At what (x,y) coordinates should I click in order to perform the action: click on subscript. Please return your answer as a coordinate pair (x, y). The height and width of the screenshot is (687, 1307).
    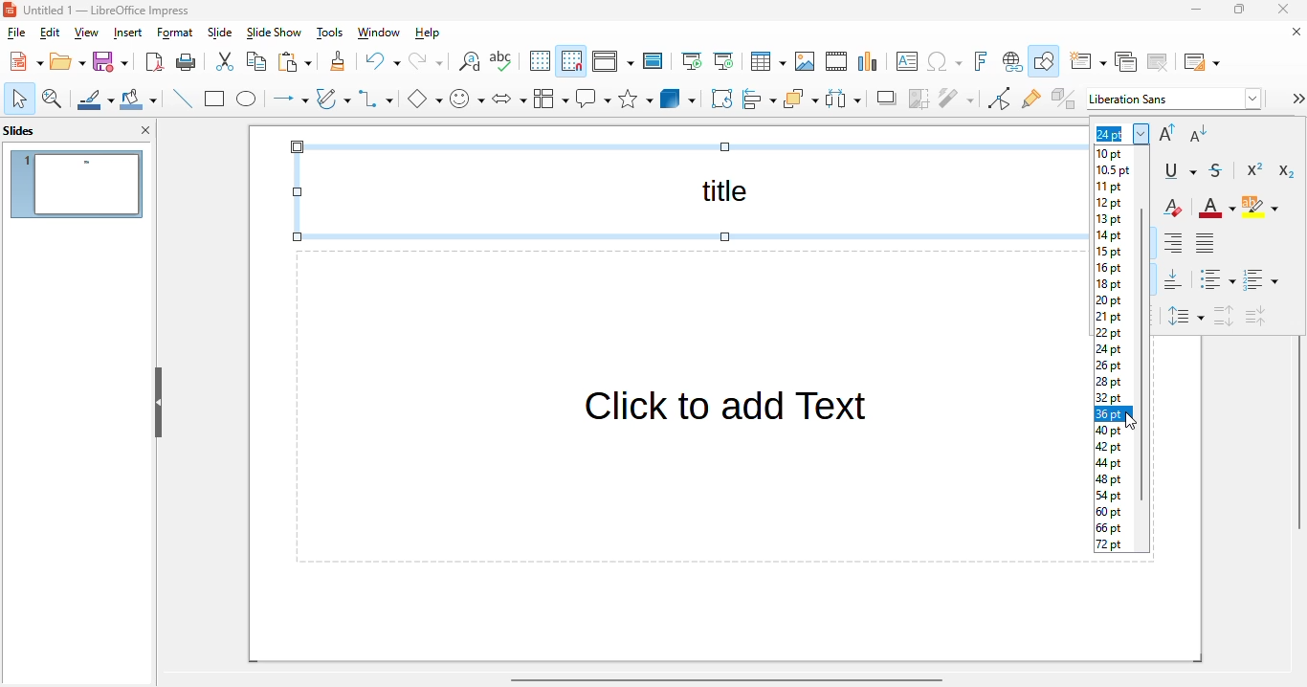
    Looking at the image, I should click on (1286, 170).